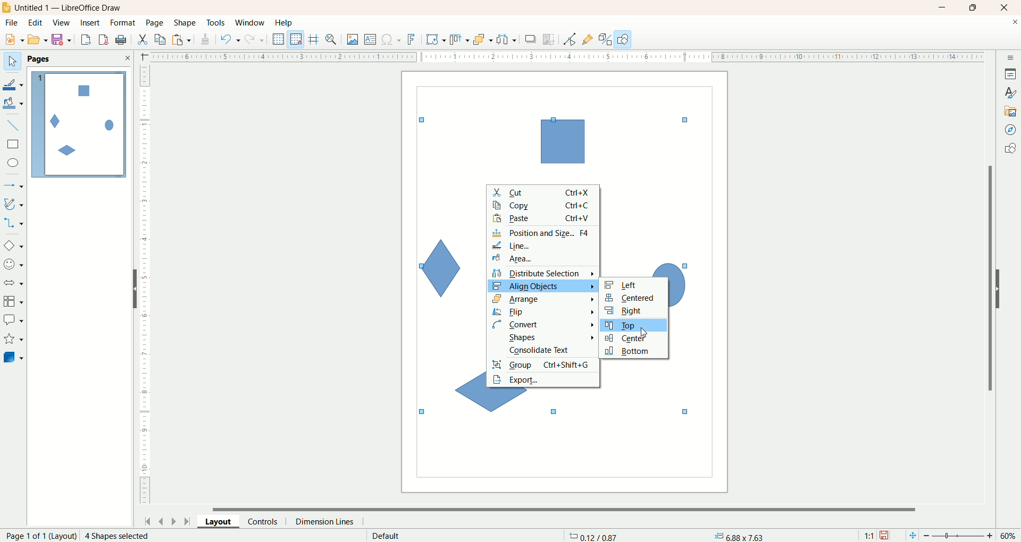 The image size is (1021, 542). What do you see at coordinates (13, 23) in the screenshot?
I see `file` at bounding box center [13, 23].